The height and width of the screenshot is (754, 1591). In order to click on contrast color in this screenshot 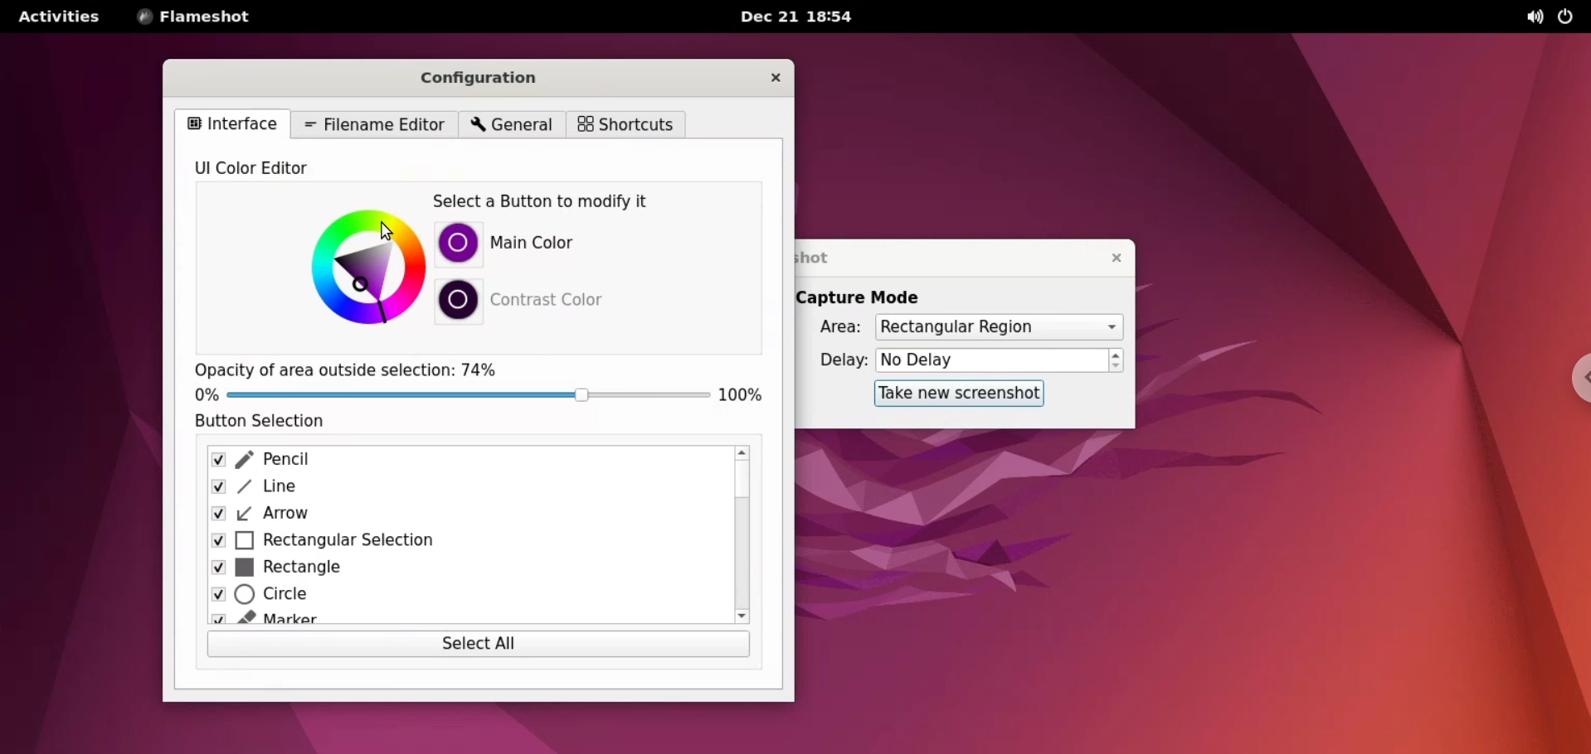, I will do `click(552, 301)`.